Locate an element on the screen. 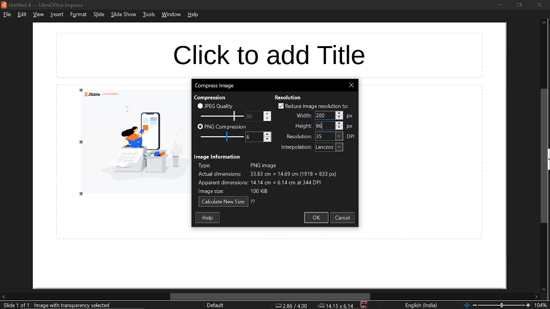 This screenshot has height=309, width=550. tools is located at coordinates (149, 14).